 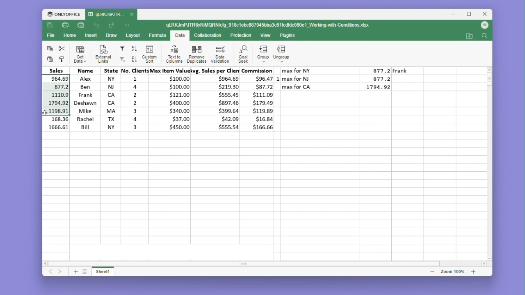 What do you see at coordinates (128, 25) in the screenshot?
I see `More options` at bounding box center [128, 25].